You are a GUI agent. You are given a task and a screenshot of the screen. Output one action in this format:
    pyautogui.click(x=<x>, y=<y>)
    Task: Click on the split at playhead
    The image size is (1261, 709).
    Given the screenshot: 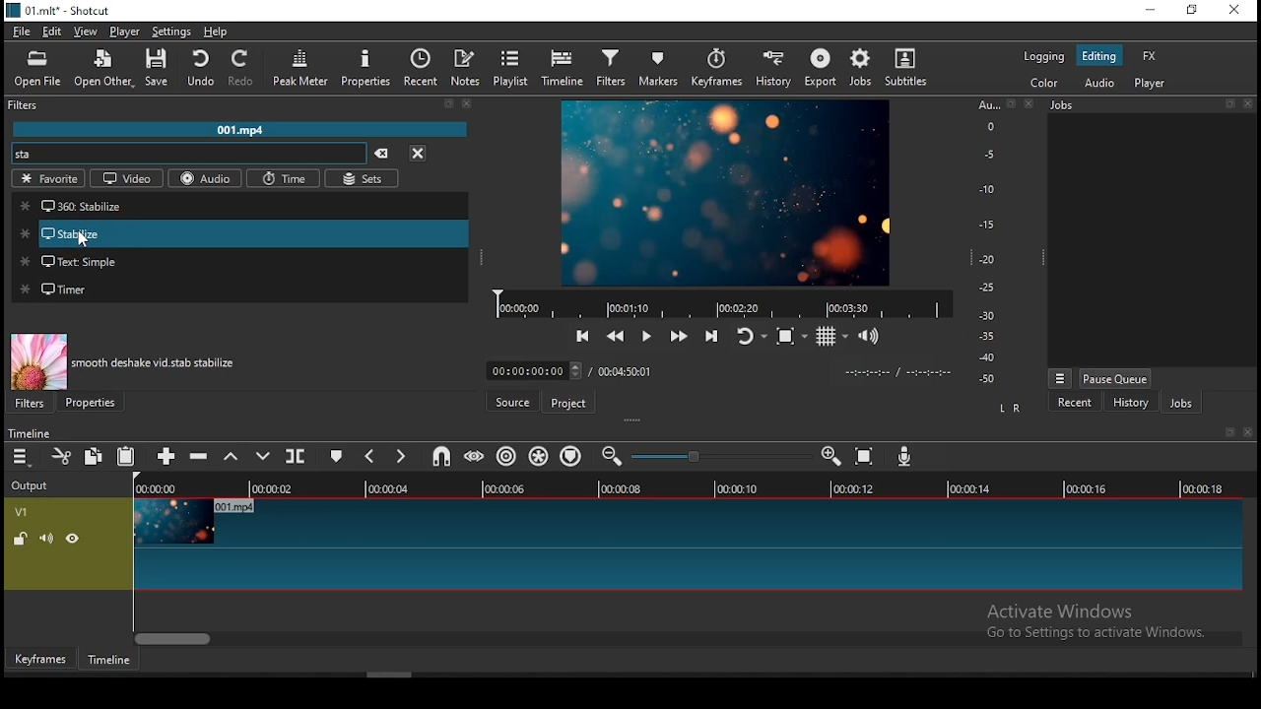 What is the action you would take?
    pyautogui.click(x=296, y=456)
    